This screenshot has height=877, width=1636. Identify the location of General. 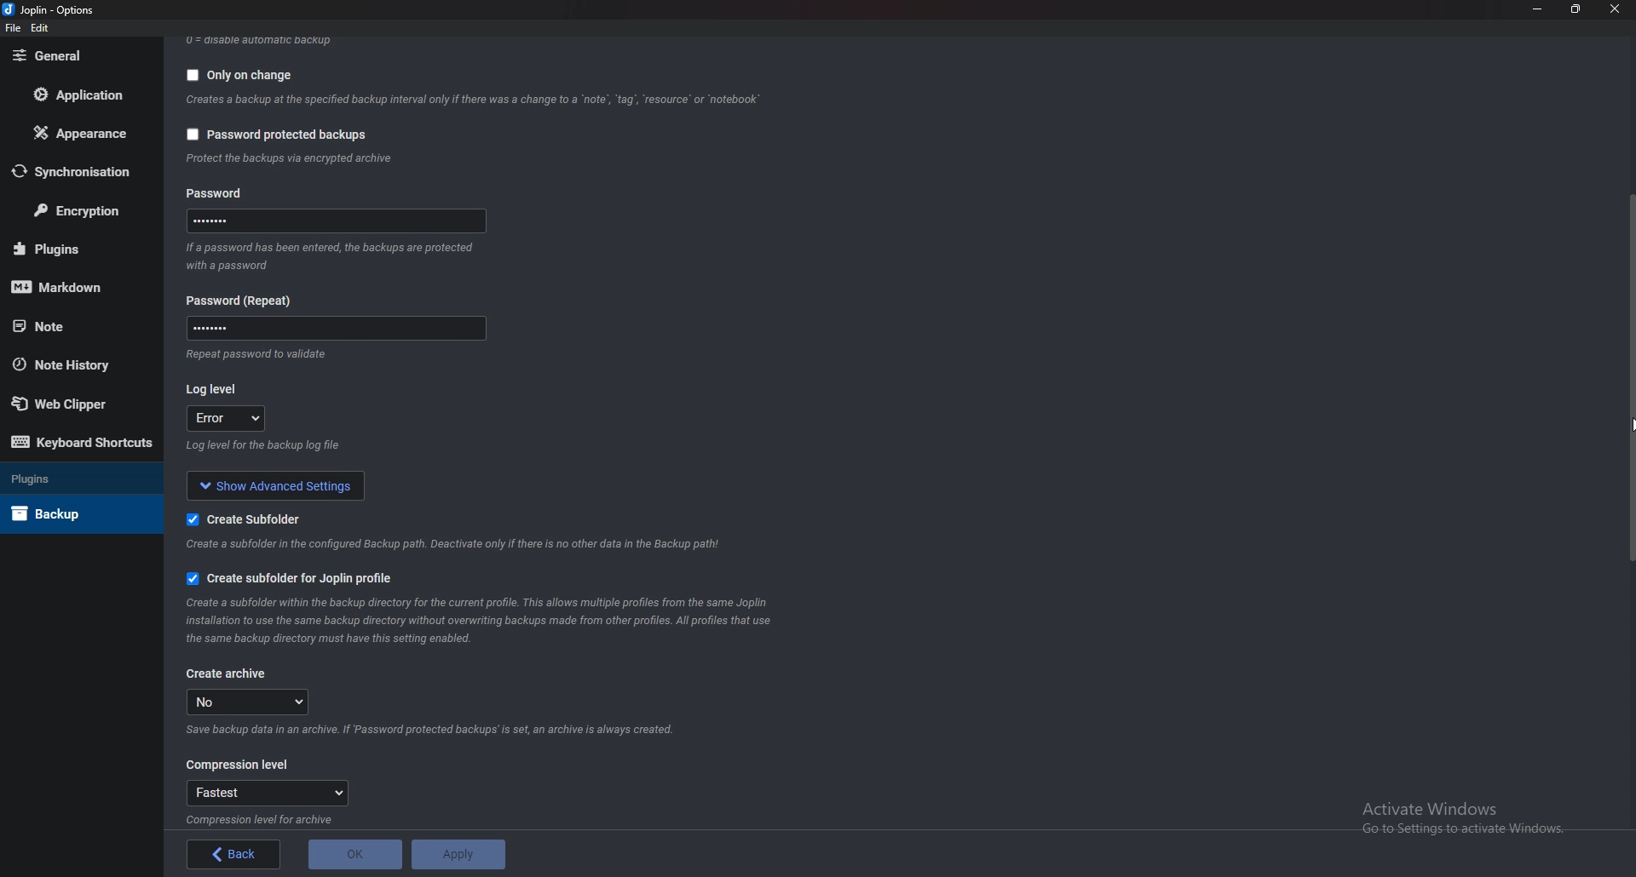
(75, 56).